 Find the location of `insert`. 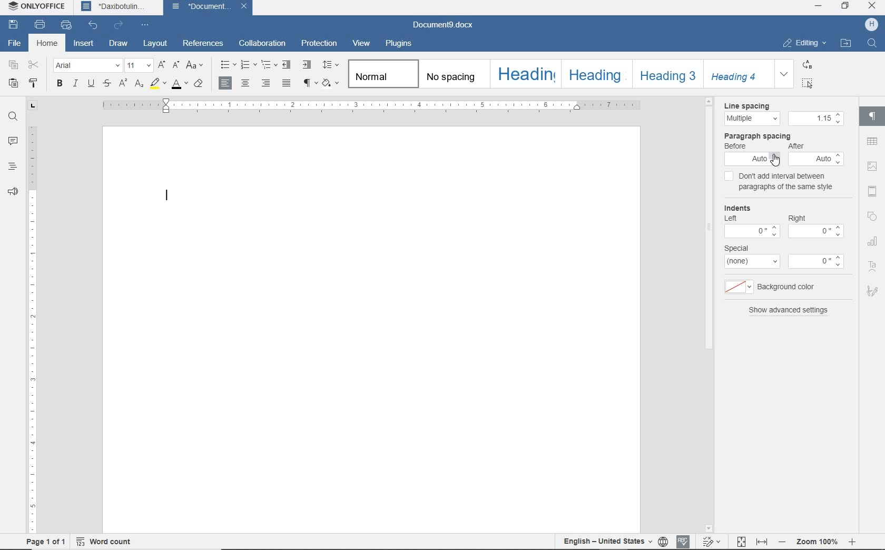

insert is located at coordinates (85, 44).